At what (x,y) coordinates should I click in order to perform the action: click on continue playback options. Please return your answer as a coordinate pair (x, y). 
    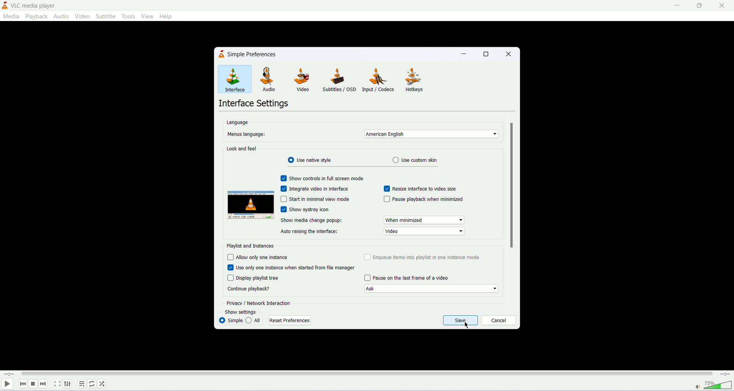
    Looking at the image, I should click on (431, 289).